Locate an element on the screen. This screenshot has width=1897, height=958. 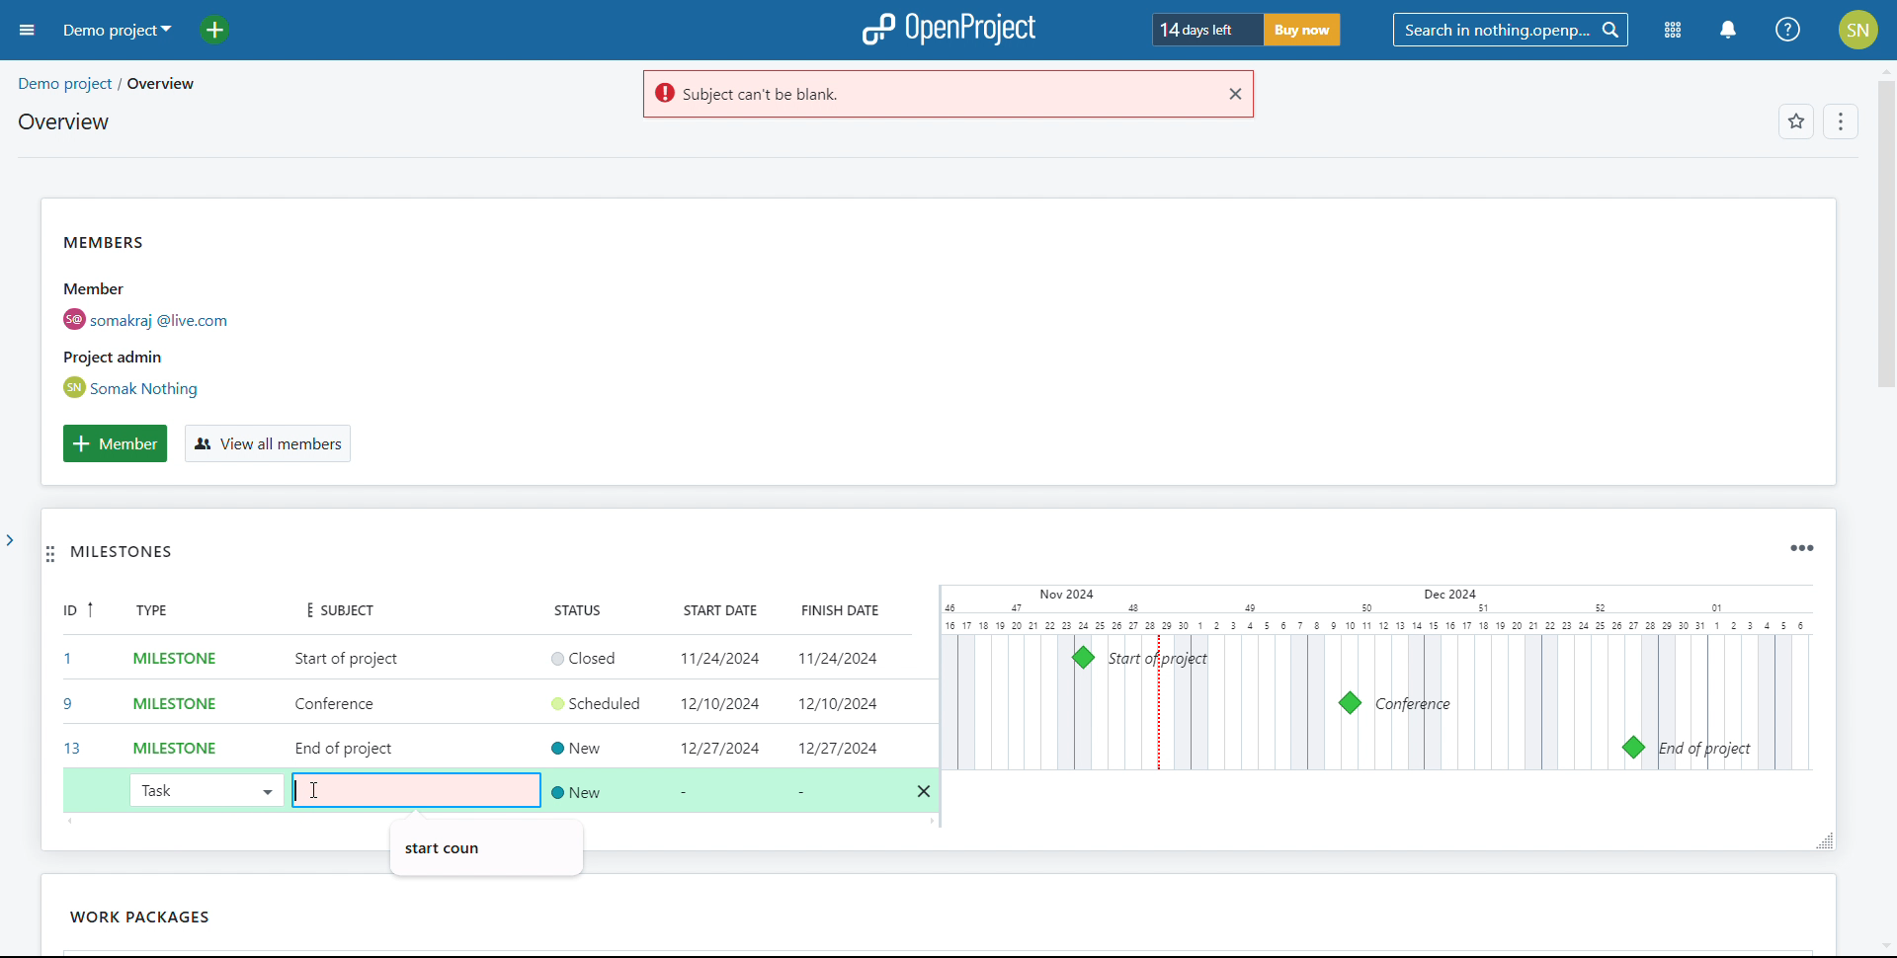
overview is located at coordinates (62, 121).